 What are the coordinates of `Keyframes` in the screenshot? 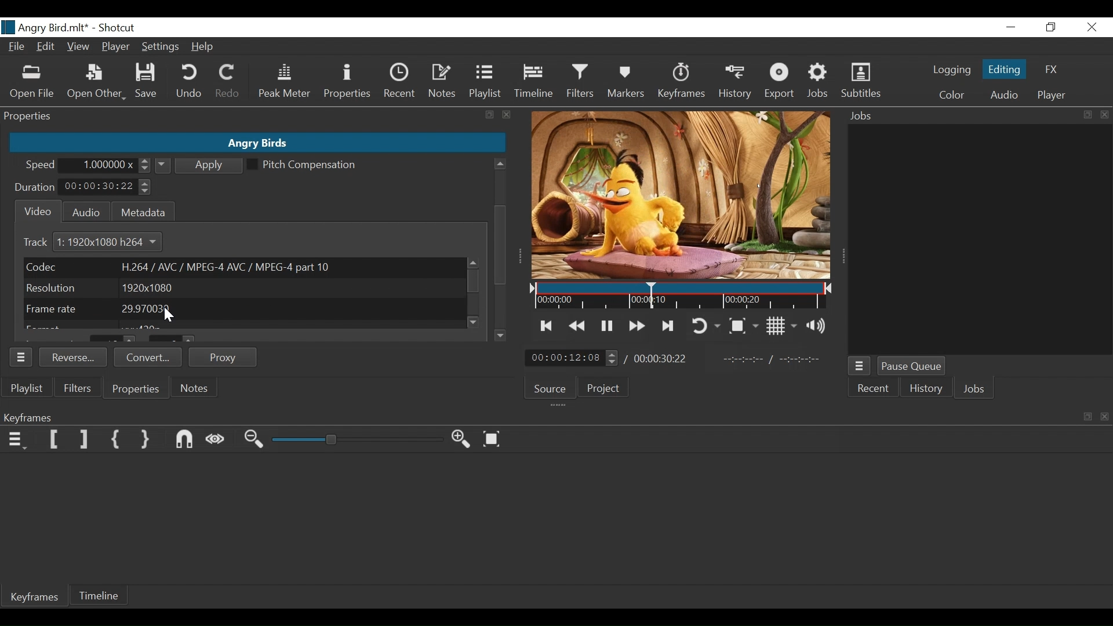 It's located at (36, 598).